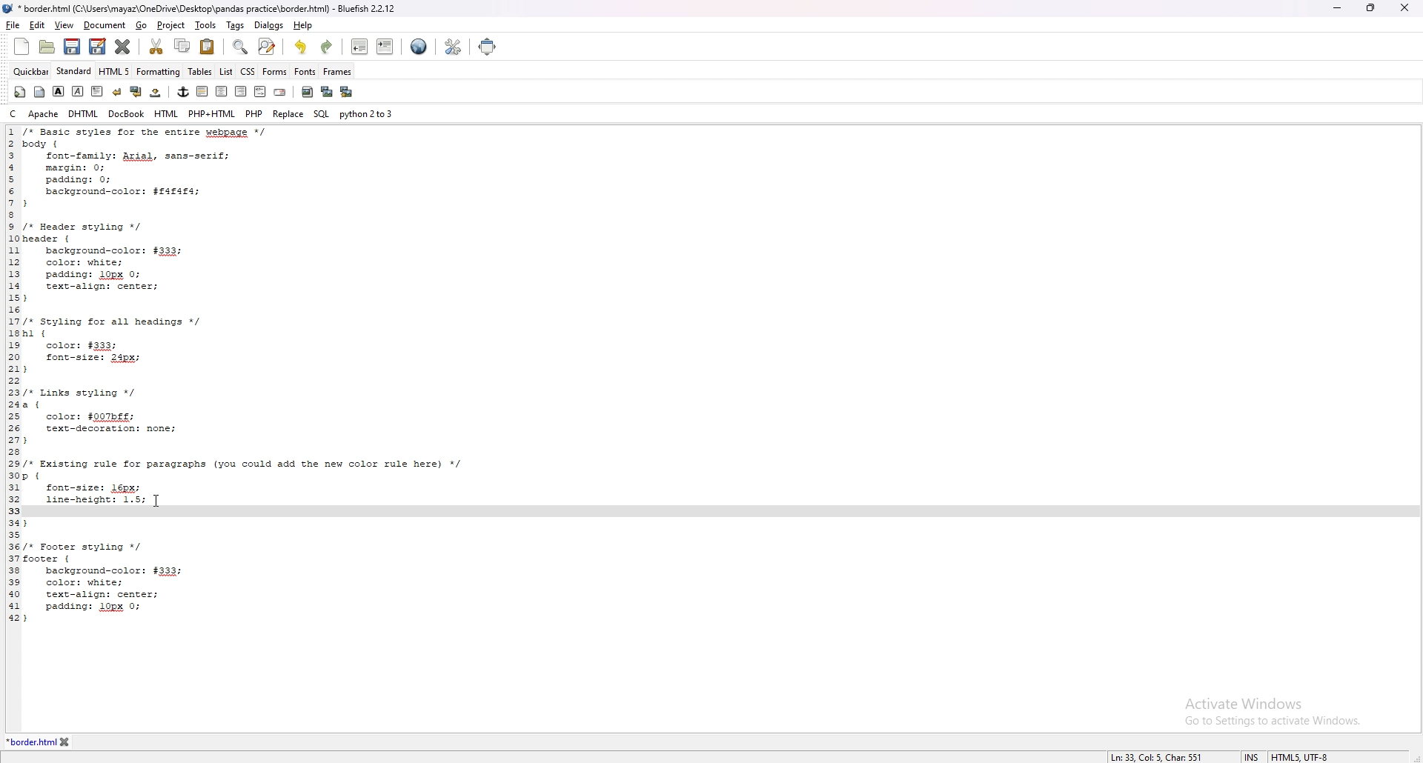  What do you see at coordinates (302, 47) in the screenshot?
I see `undo` at bounding box center [302, 47].